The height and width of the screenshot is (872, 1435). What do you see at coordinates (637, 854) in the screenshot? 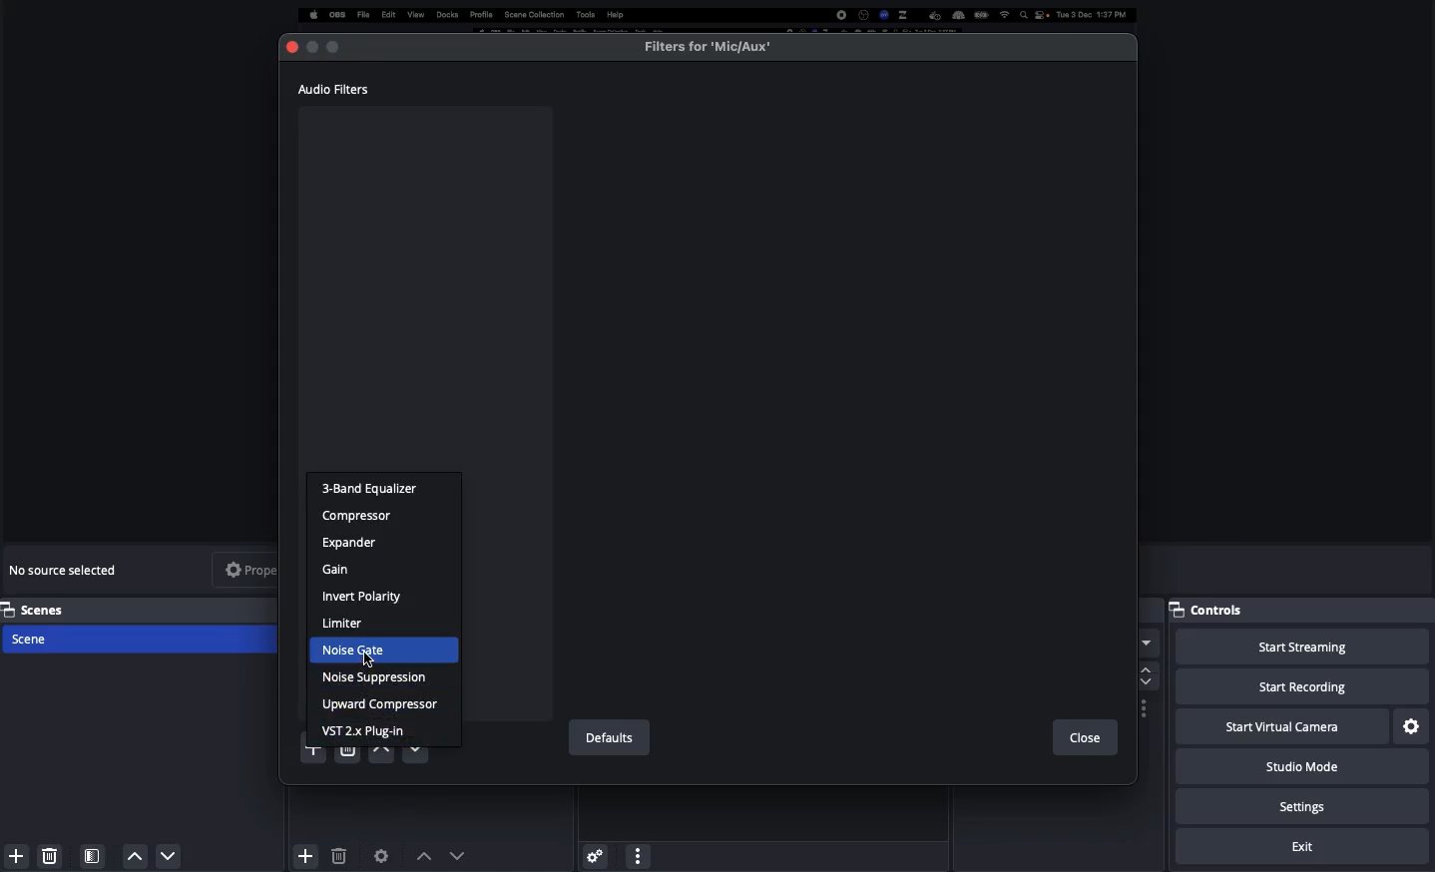
I see `More` at bounding box center [637, 854].